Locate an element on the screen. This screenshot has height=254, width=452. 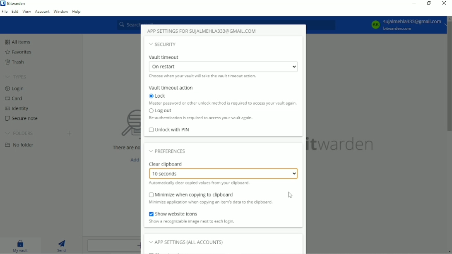
J) Minimize when copying to clipboard [33
Minimize application when copying an fem's data to the clipboard. is located at coordinates (219, 200).